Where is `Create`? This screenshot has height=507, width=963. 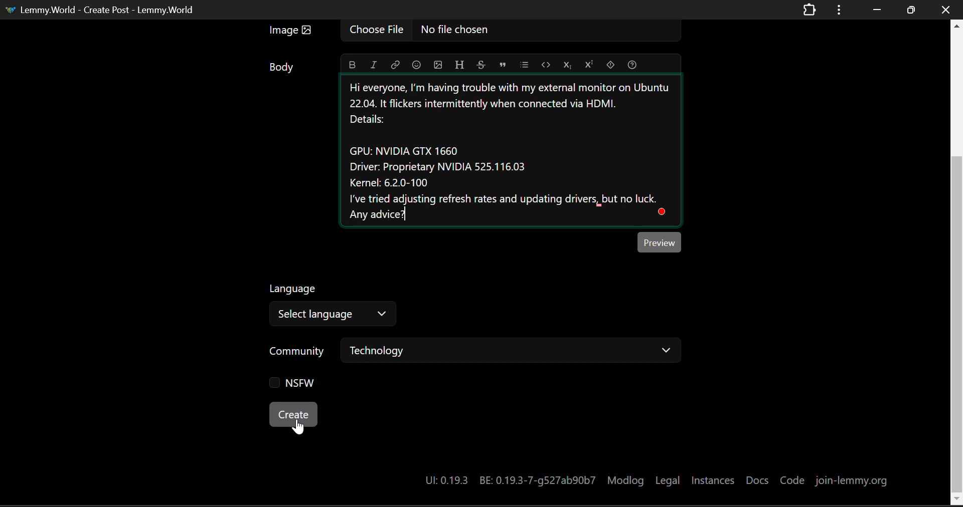 Create is located at coordinates (294, 415).